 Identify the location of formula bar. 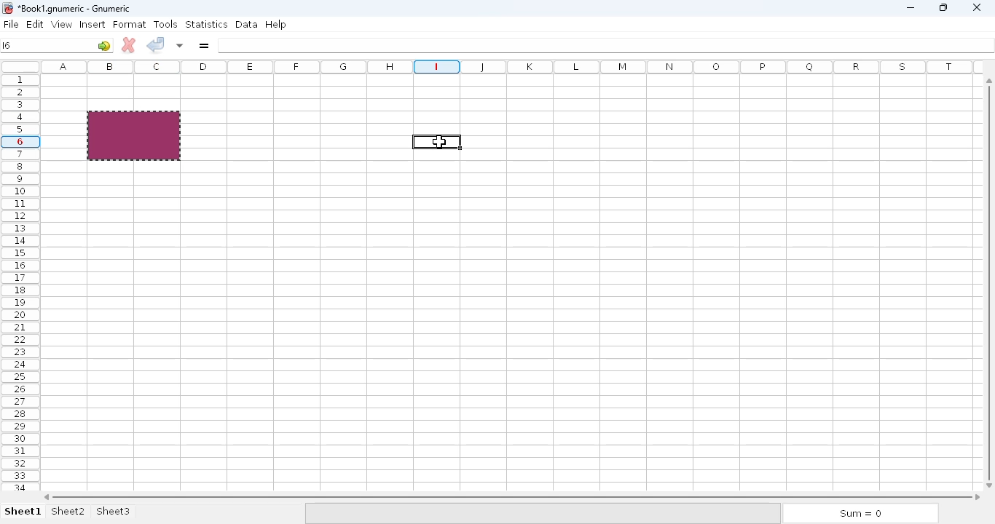
(606, 44).